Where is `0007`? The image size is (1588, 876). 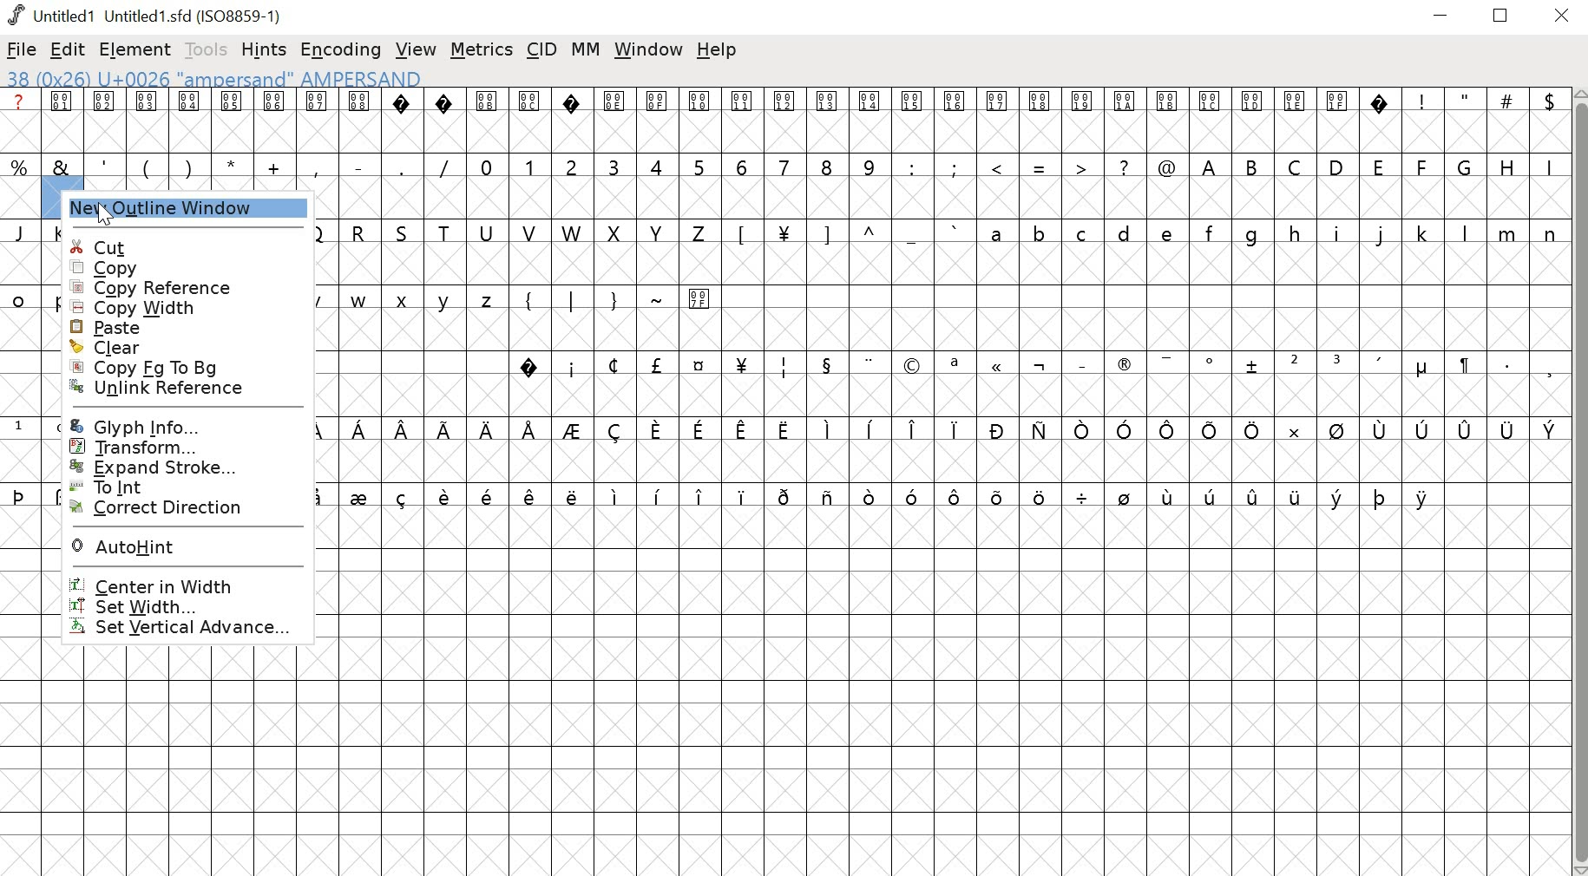 0007 is located at coordinates (318, 120).